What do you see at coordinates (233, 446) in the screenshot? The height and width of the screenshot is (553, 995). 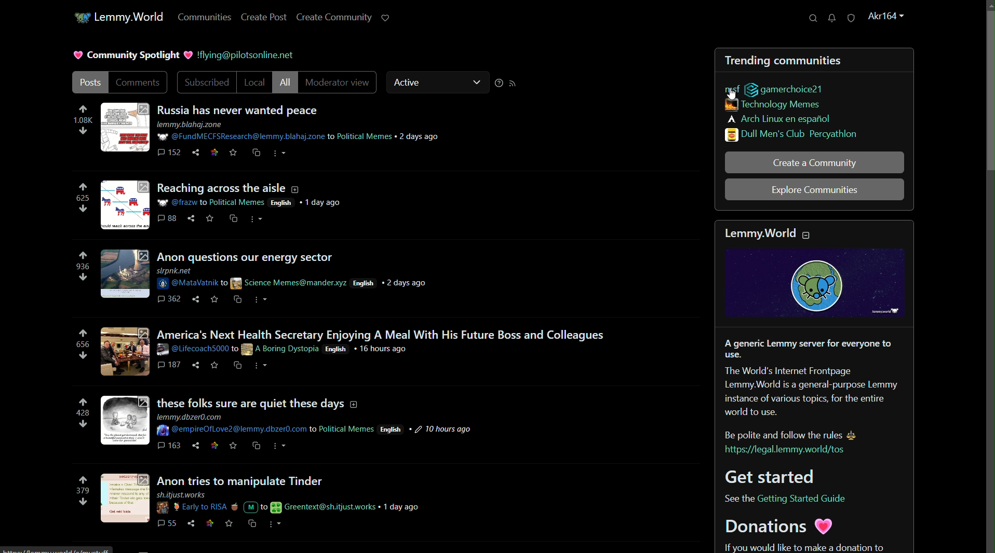 I see `save` at bounding box center [233, 446].